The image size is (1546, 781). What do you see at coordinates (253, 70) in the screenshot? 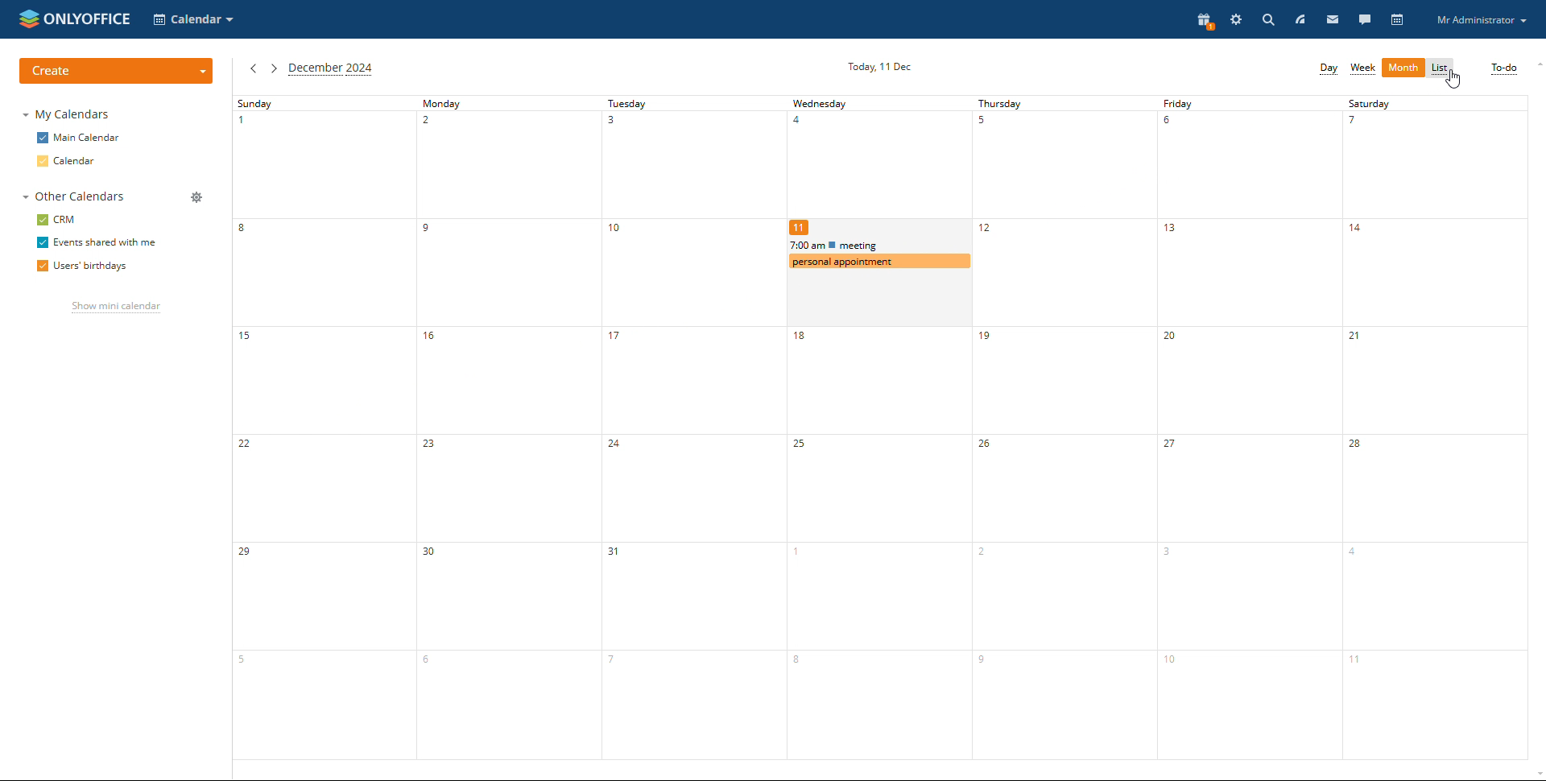
I see `previous month` at bounding box center [253, 70].